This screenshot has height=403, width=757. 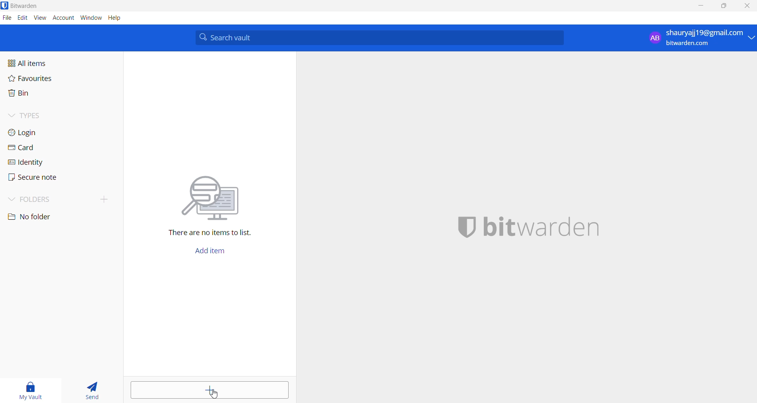 What do you see at coordinates (5, 6) in the screenshot?
I see `application logo` at bounding box center [5, 6].